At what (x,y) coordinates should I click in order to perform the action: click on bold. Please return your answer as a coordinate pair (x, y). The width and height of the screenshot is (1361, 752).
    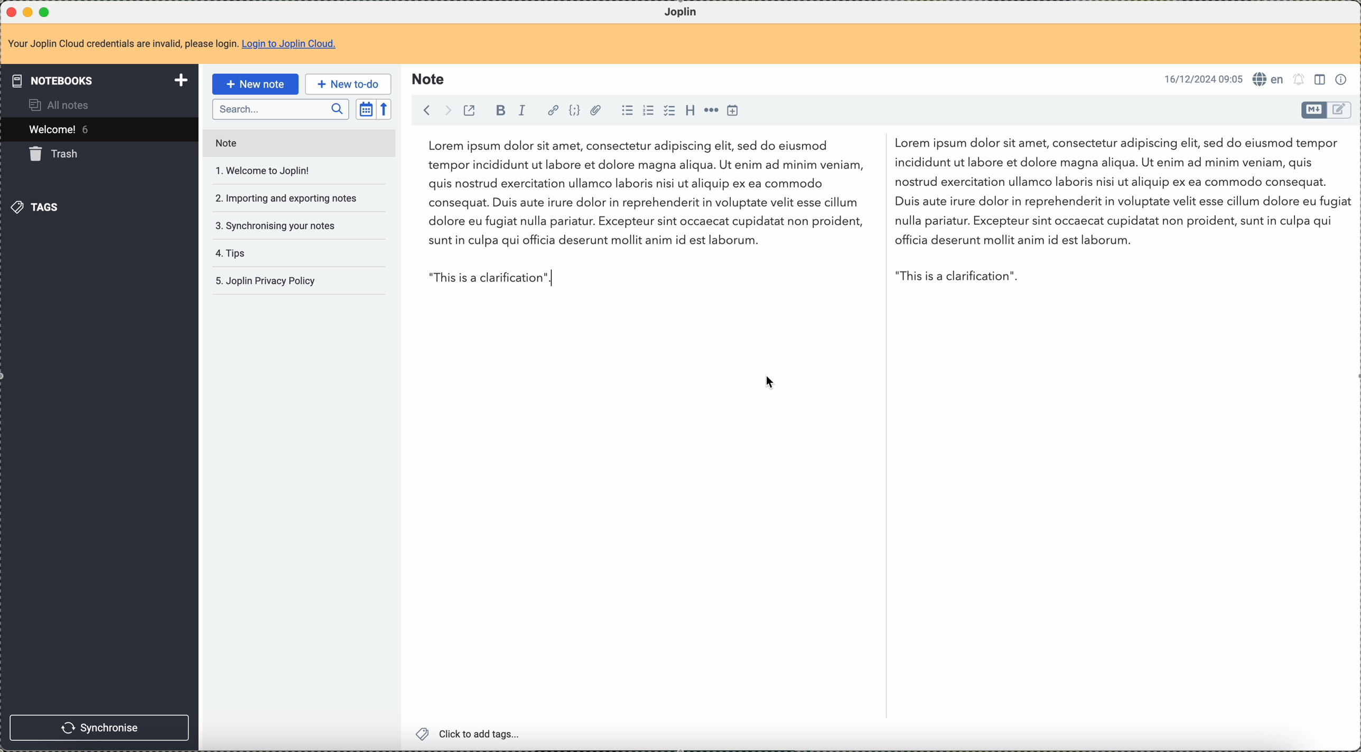
    Looking at the image, I should click on (500, 110).